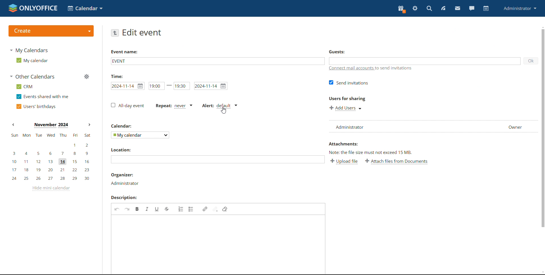 This screenshot has height=275, width=545. Describe the element at coordinates (345, 144) in the screenshot. I see `attachment:` at that location.